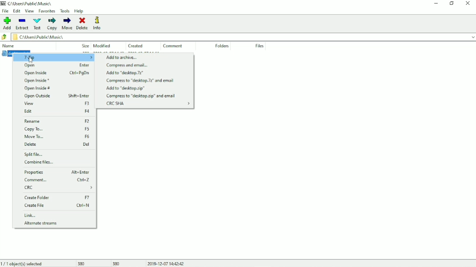 Image resolution: width=476 pixels, height=267 pixels. Describe the element at coordinates (57, 129) in the screenshot. I see `Copy To` at that location.